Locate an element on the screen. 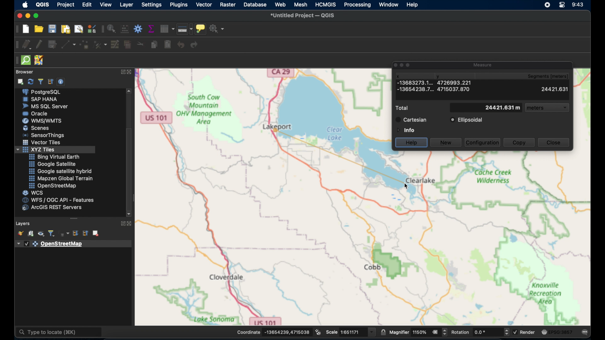 The image size is (605, 340). delete selected  is located at coordinates (127, 45).